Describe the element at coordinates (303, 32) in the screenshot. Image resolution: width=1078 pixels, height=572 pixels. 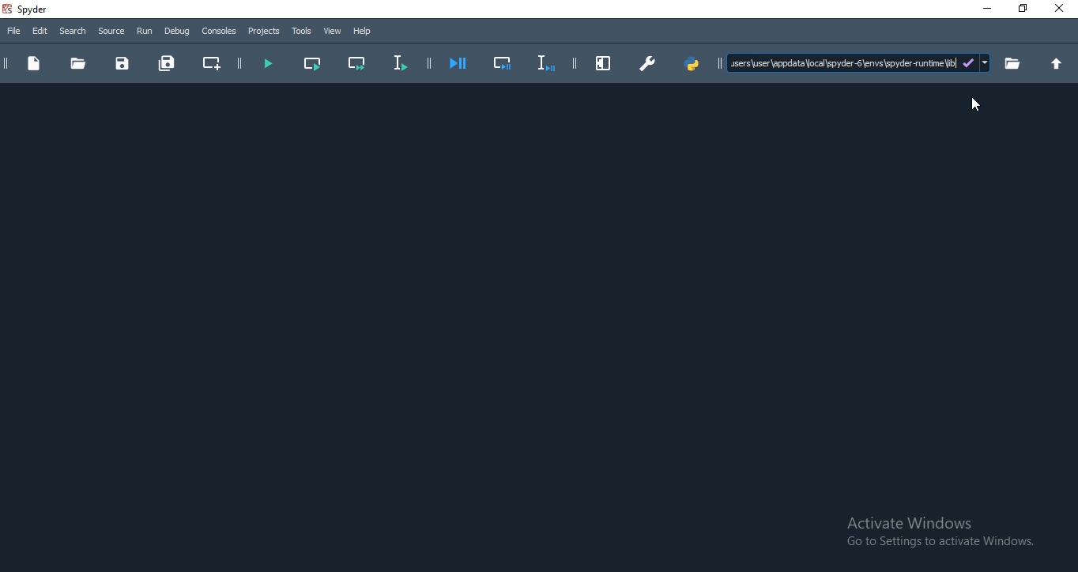
I see `Tools` at that location.